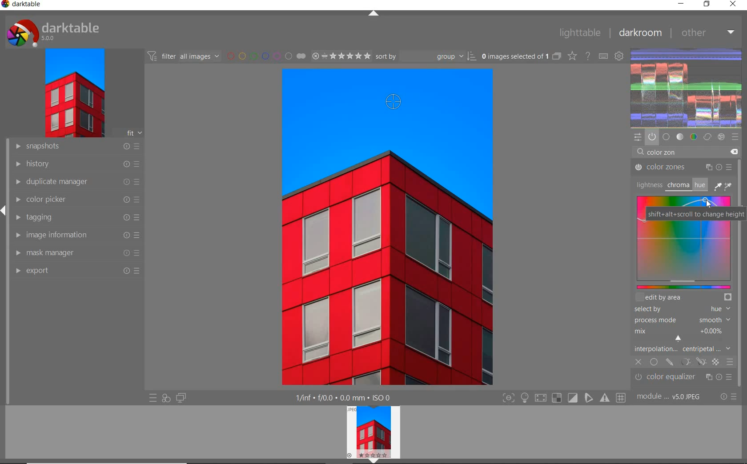 The width and height of the screenshot is (747, 464). What do you see at coordinates (184, 56) in the screenshot?
I see `filter all images` at bounding box center [184, 56].